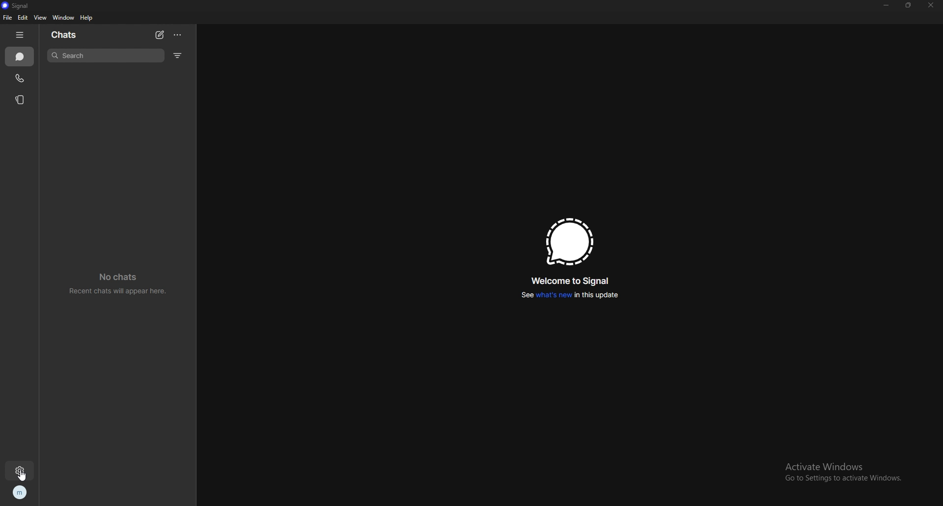 This screenshot has width=943, height=506. What do you see at coordinates (116, 283) in the screenshot?
I see `no chats recent chats will sppear here` at bounding box center [116, 283].